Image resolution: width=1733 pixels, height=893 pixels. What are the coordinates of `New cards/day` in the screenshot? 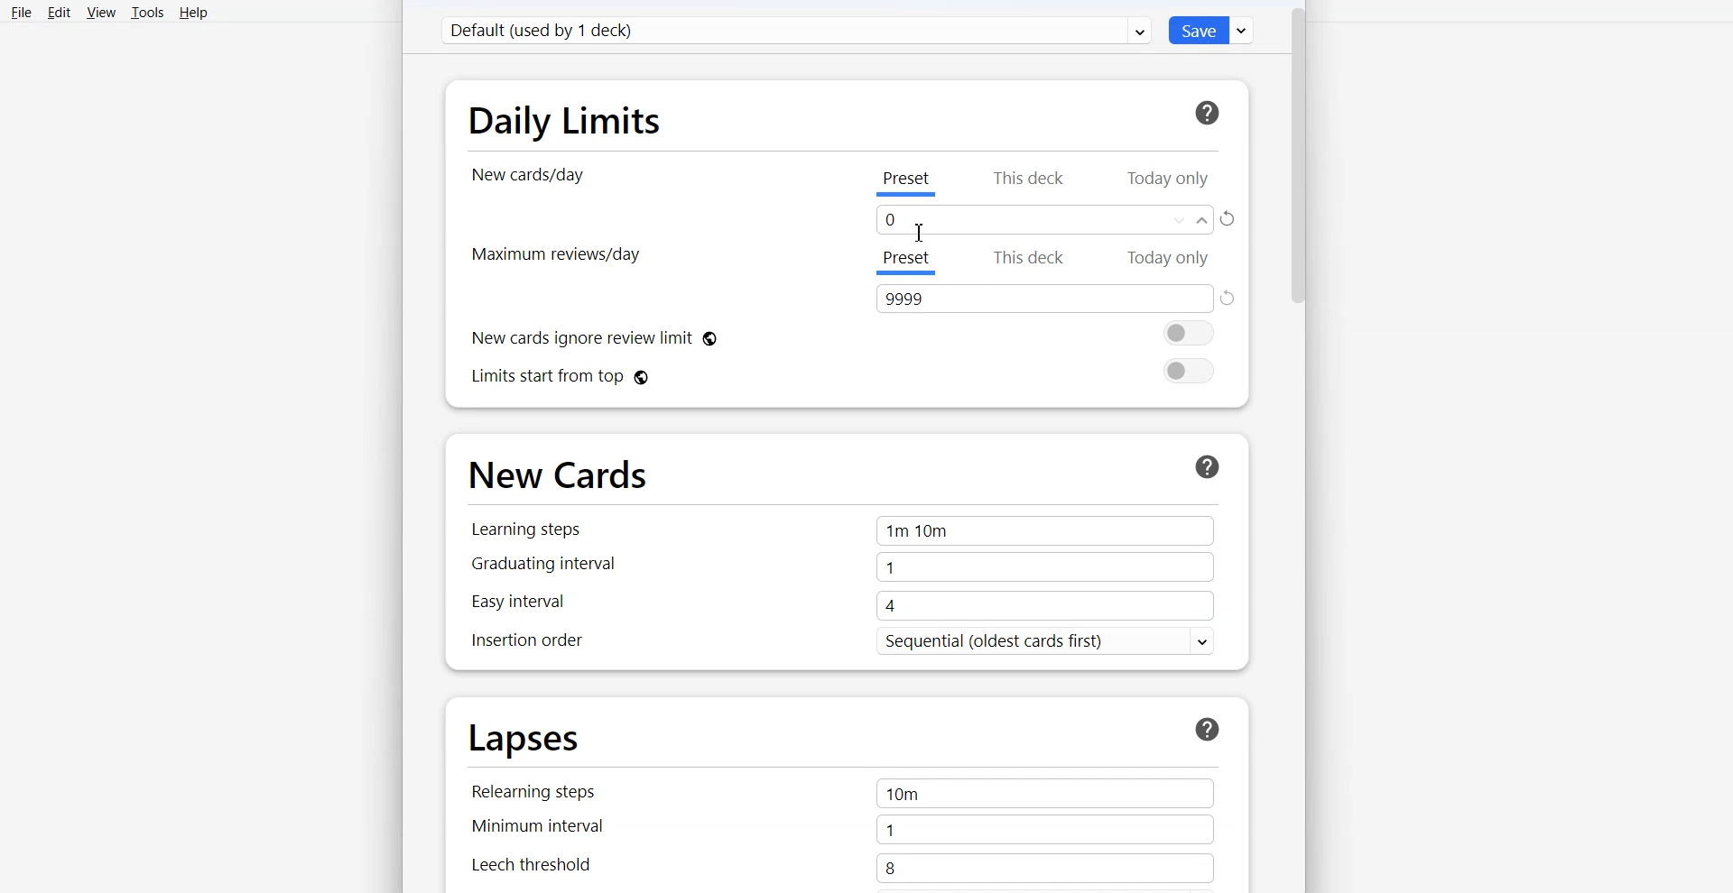 It's located at (530, 176).